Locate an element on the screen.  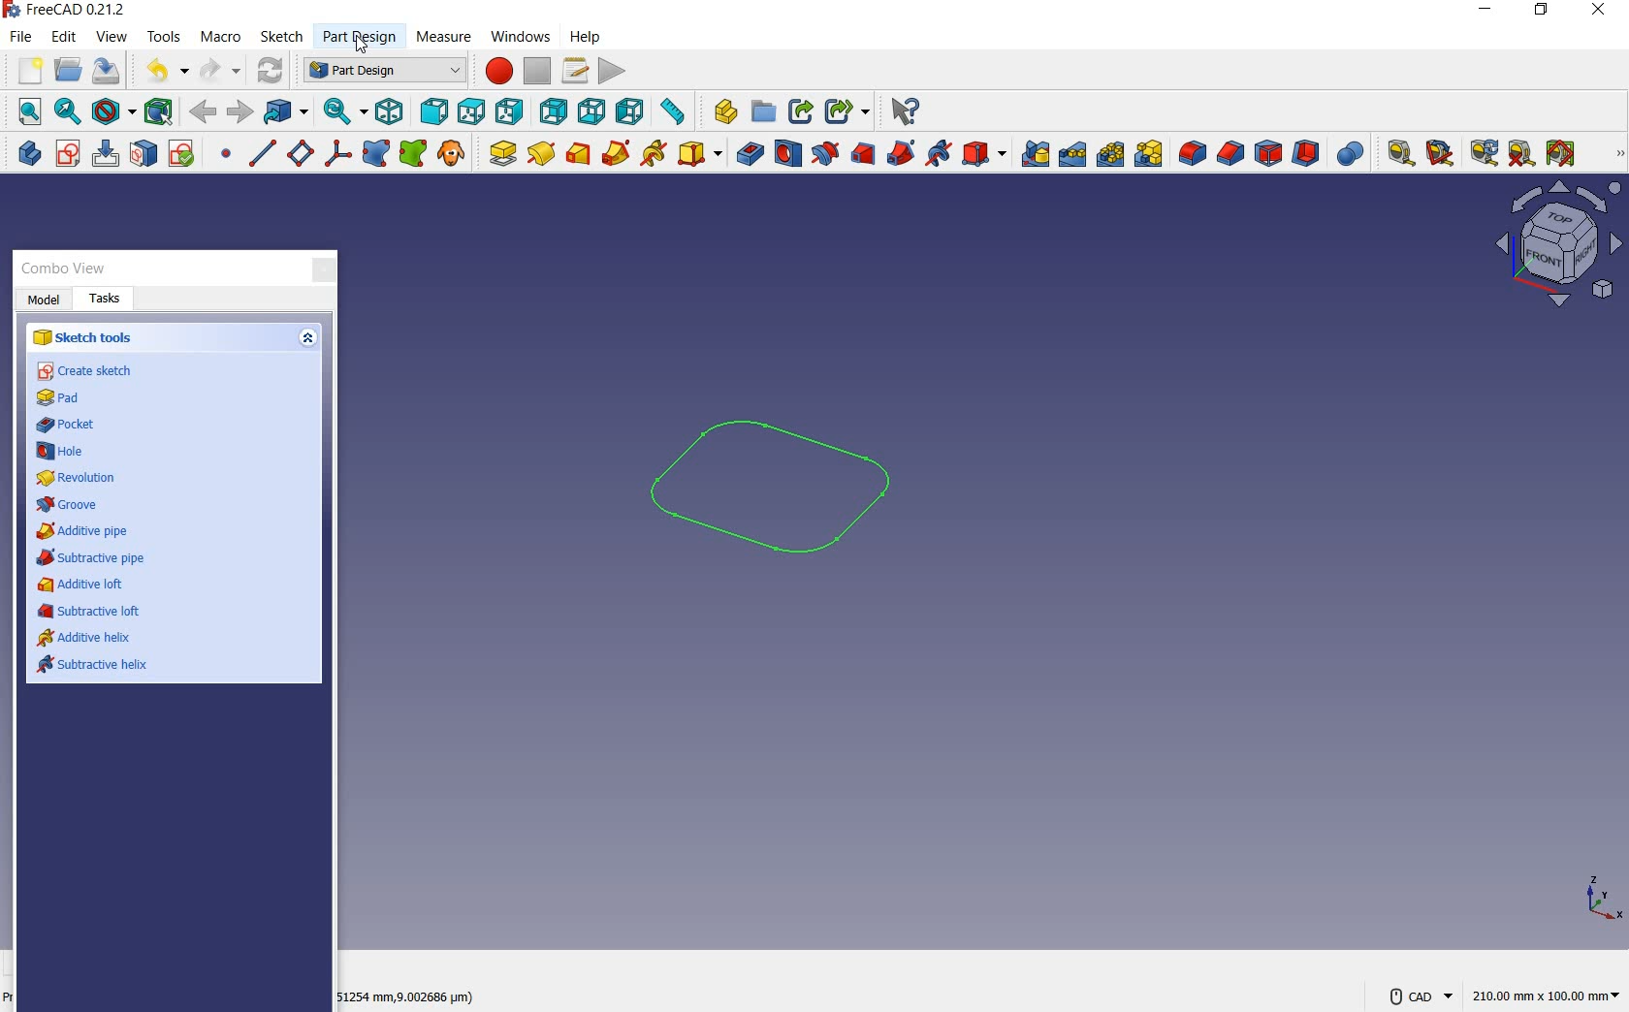
create a datum point is located at coordinates (228, 155).